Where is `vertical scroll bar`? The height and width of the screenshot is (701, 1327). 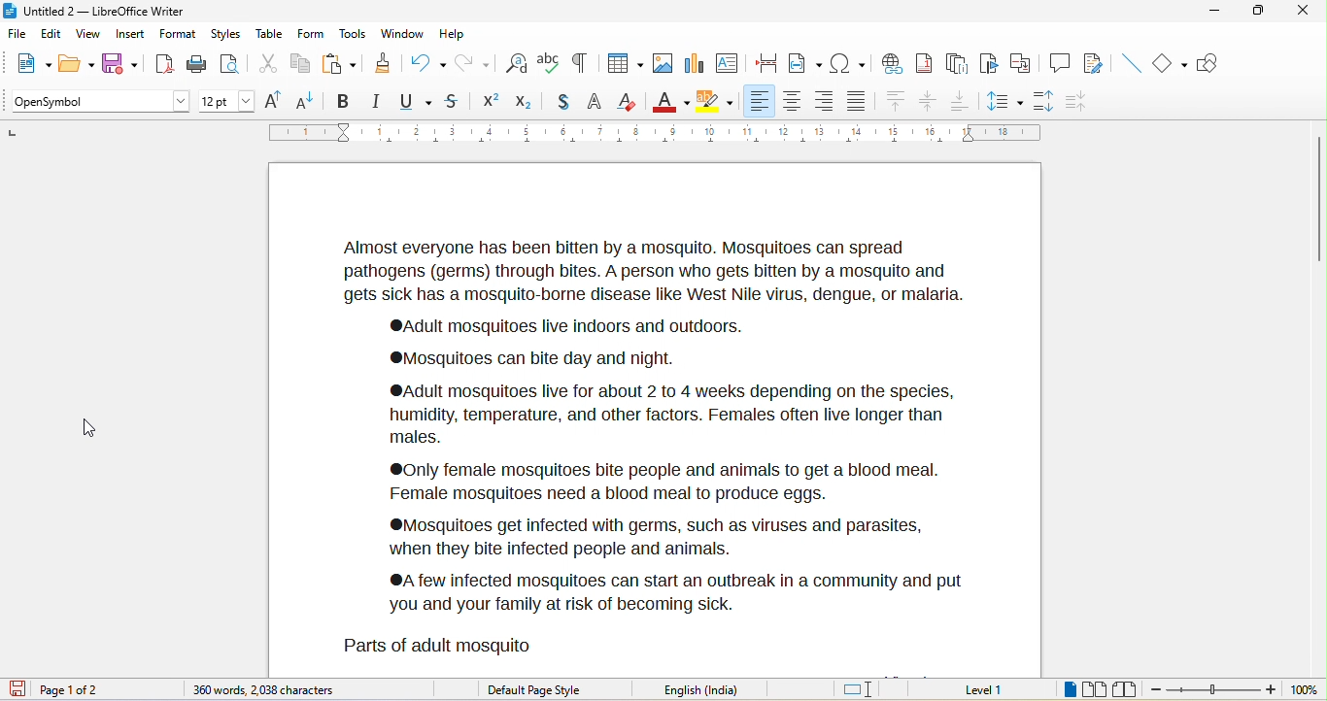
vertical scroll bar is located at coordinates (1318, 199).